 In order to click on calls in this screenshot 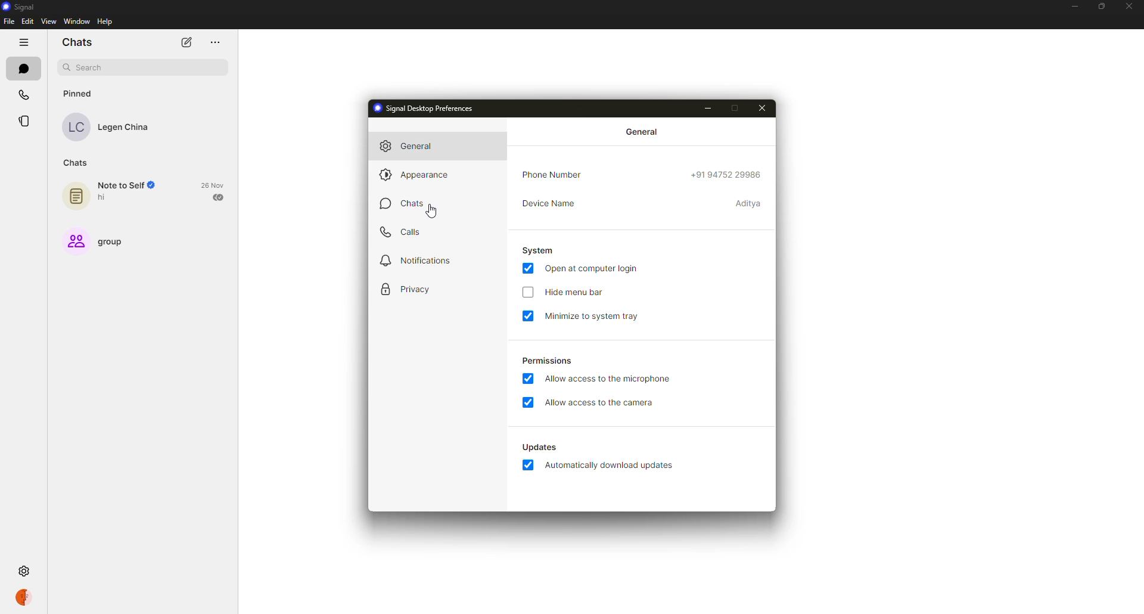, I will do `click(402, 234)`.